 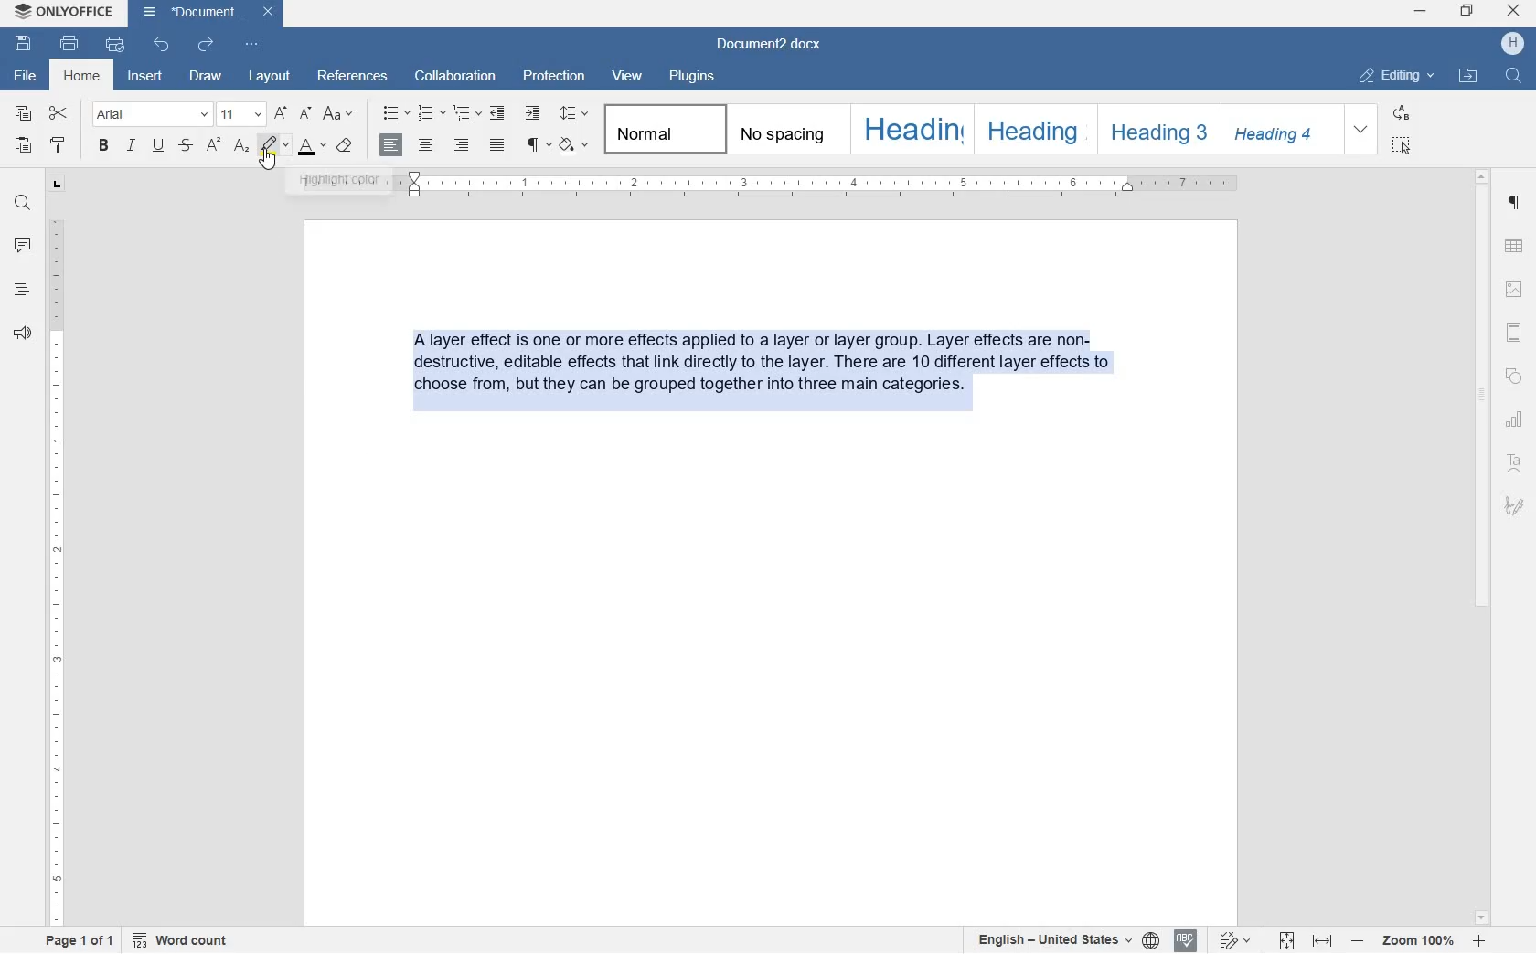 What do you see at coordinates (1063, 940) in the screenshot?
I see `SET TEXT/DOCUMENT LANGUAGE` at bounding box center [1063, 940].